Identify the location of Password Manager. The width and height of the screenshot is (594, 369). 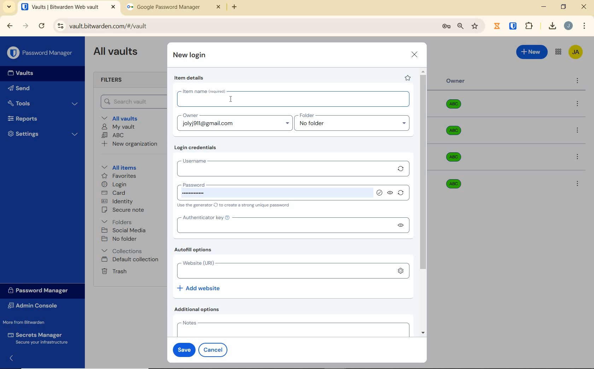
(41, 53).